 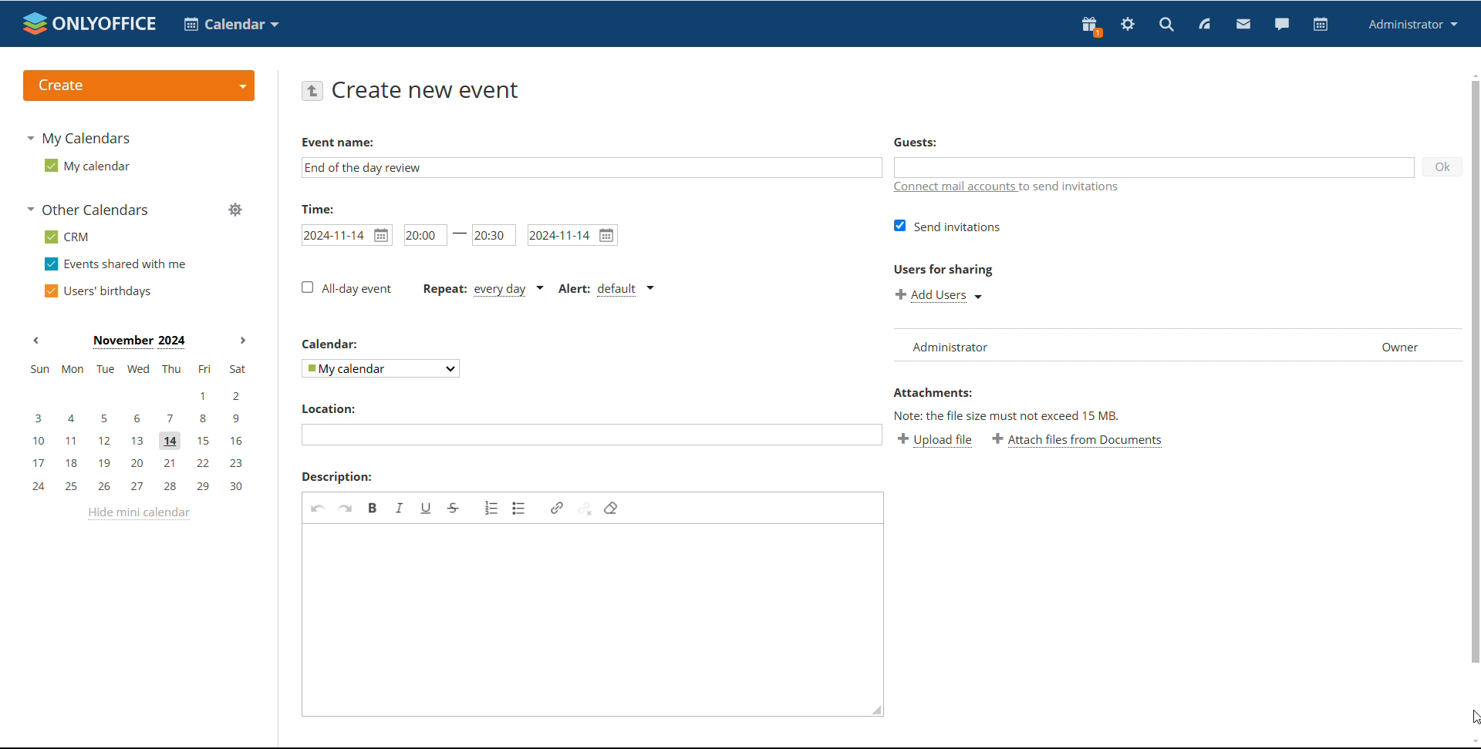 What do you see at coordinates (935, 439) in the screenshot?
I see `upload file` at bounding box center [935, 439].